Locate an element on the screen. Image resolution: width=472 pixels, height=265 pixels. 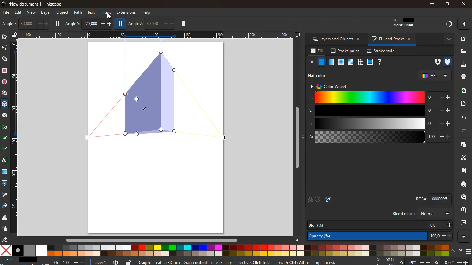
stroke style is located at coordinates (380, 51).